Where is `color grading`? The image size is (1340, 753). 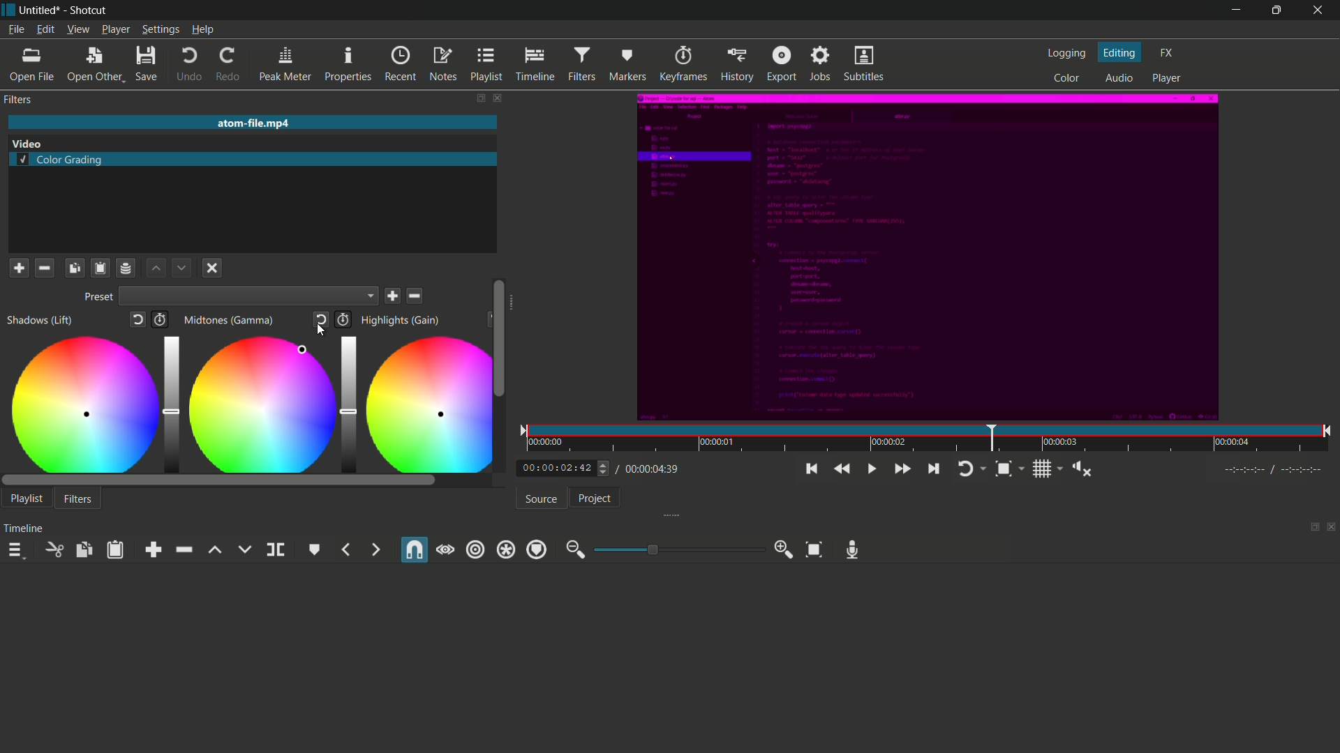 color grading is located at coordinates (61, 161).